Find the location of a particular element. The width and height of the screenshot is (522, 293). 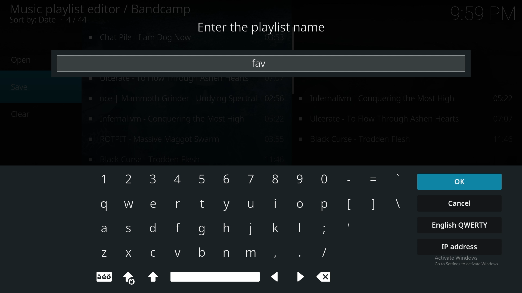

Activate Windows, Go to settings to activate windows is located at coordinates (463, 262).